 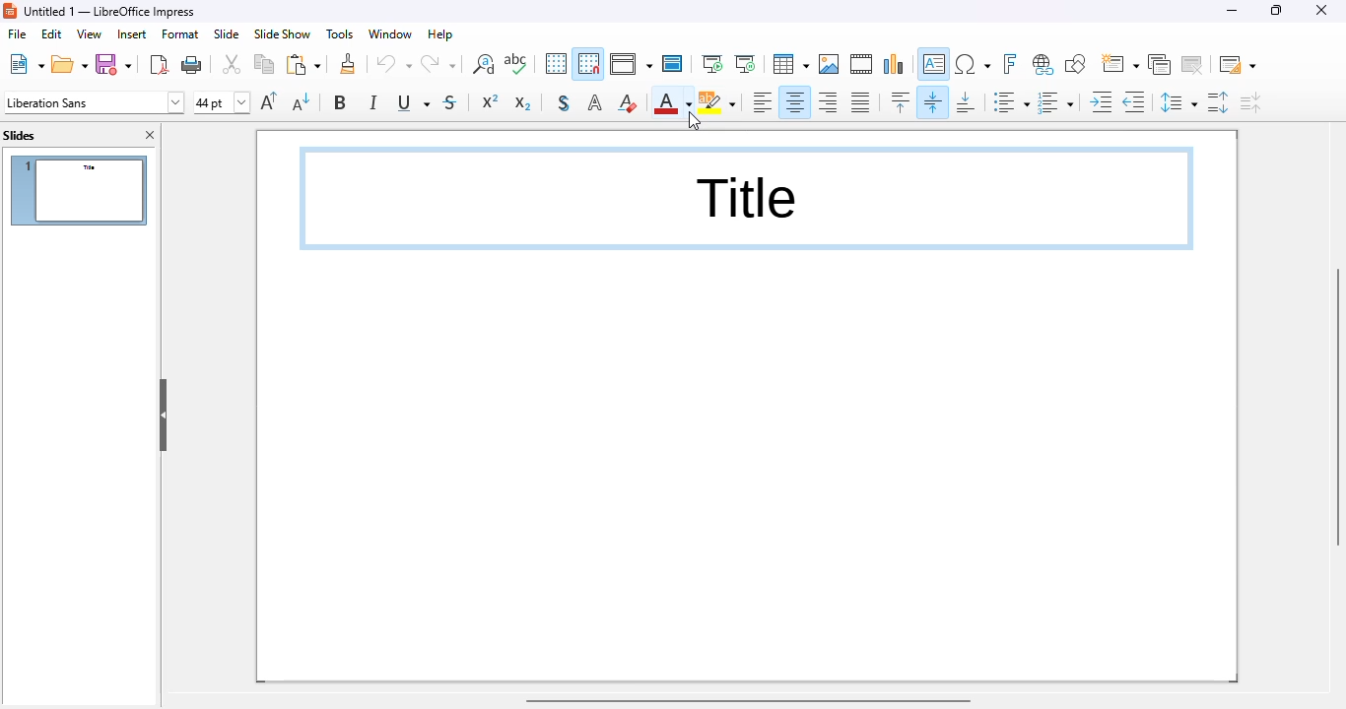 What do you see at coordinates (973, 64) in the screenshot?
I see `insert special characters` at bounding box center [973, 64].